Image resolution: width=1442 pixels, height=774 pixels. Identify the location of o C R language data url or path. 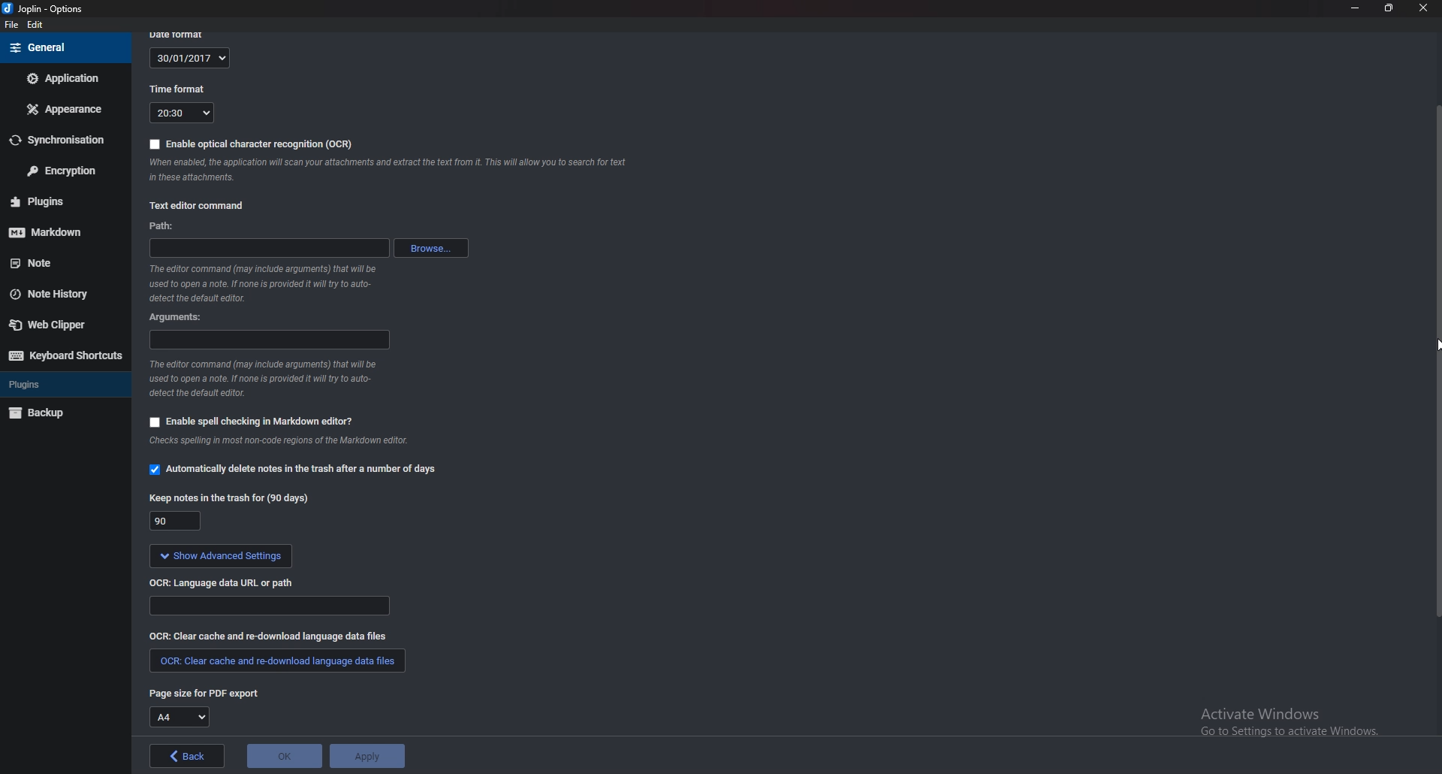
(223, 585).